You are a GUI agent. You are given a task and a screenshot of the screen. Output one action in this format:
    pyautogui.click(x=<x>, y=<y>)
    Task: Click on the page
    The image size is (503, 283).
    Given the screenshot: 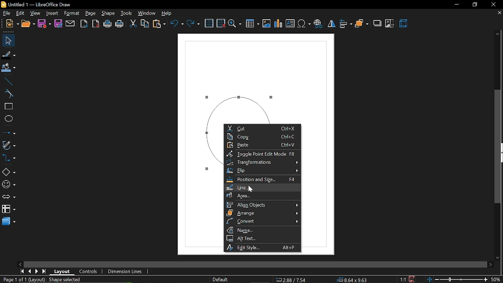 What is the action you would take?
    pyautogui.click(x=90, y=13)
    